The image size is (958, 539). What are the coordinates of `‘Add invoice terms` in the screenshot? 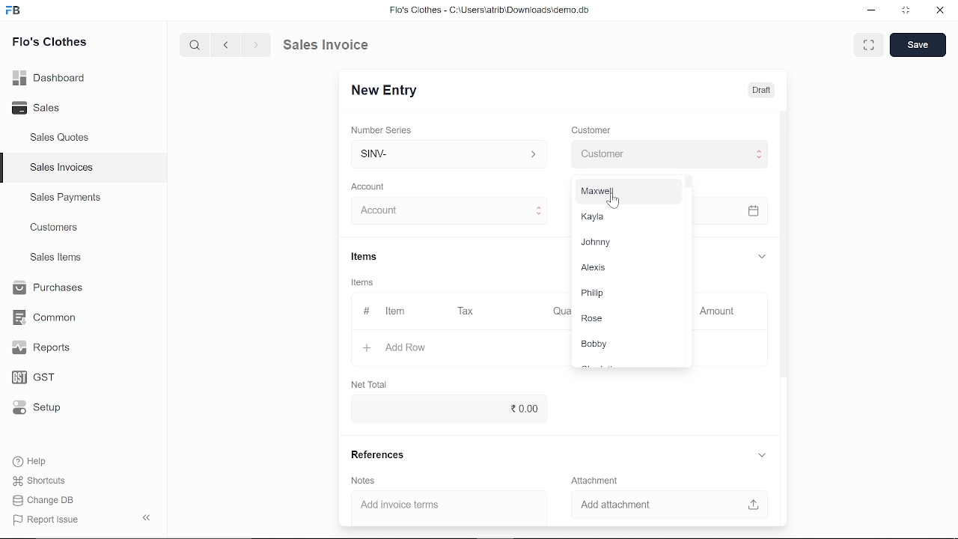 It's located at (437, 507).